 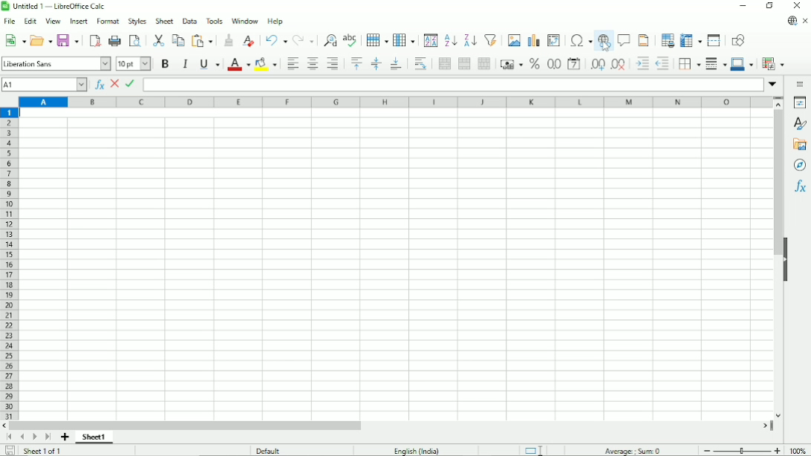 What do you see at coordinates (605, 46) in the screenshot?
I see `Cursor` at bounding box center [605, 46].